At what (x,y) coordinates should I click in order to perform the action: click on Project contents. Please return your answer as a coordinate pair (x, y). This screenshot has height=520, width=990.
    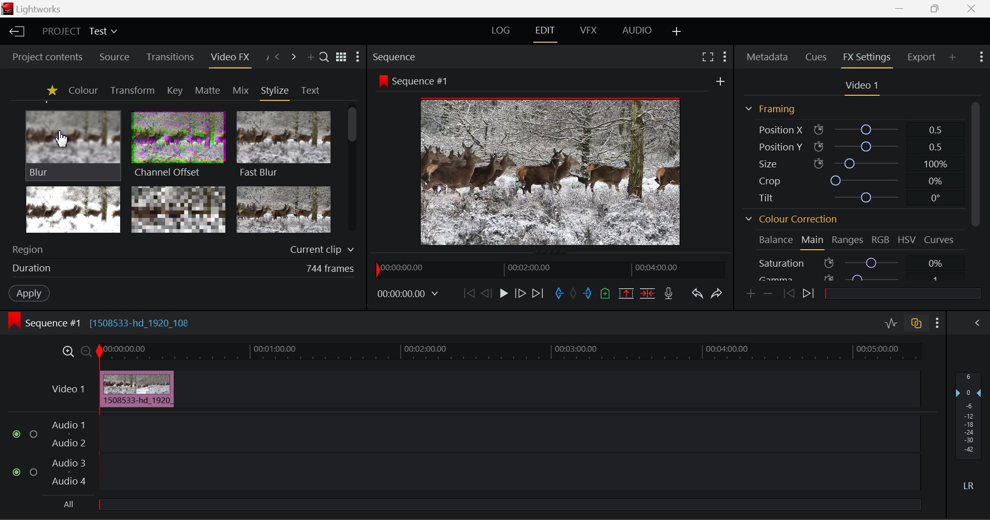
    Looking at the image, I should click on (47, 57).